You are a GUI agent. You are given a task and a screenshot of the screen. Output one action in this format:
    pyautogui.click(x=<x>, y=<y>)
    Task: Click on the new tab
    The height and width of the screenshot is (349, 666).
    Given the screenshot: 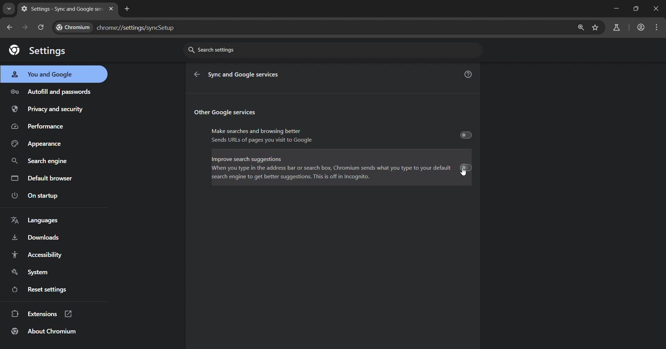 What is the action you would take?
    pyautogui.click(x=129, y=9)
    